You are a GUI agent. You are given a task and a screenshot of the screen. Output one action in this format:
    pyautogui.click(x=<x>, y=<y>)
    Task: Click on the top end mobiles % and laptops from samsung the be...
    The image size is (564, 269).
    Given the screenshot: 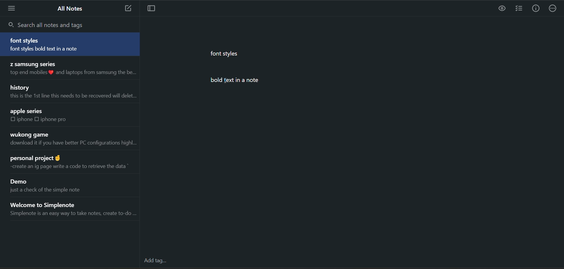 What is the action you would take?
    pyautogui.click(x=71, y=73)
    